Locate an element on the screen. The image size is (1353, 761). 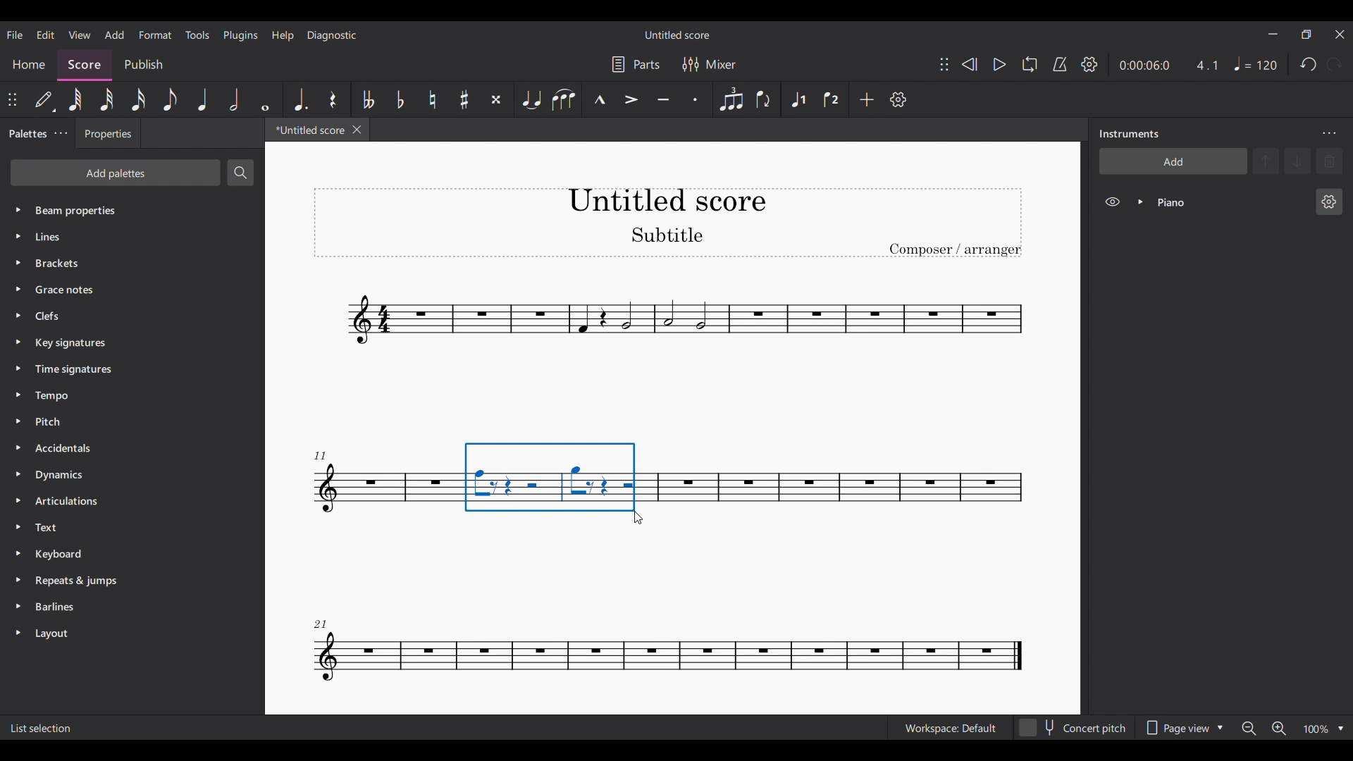
Untitled score is located at coordinates (676, 35).